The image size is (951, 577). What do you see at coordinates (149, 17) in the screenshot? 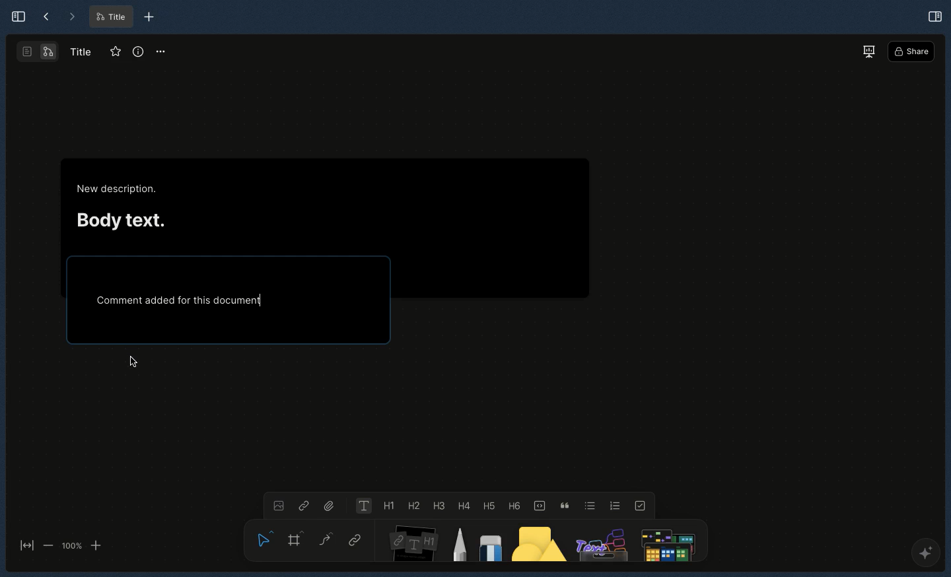
I see `New tab` at bounding box center [149, 17].